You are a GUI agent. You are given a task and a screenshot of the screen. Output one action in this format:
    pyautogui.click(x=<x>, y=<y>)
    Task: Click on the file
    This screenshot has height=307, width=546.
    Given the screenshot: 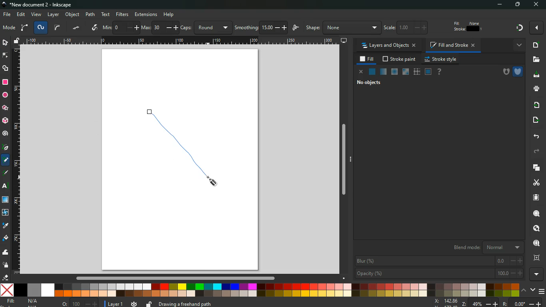 What is the action you would take?
    pyautogui.click(x=6, y=15)
    